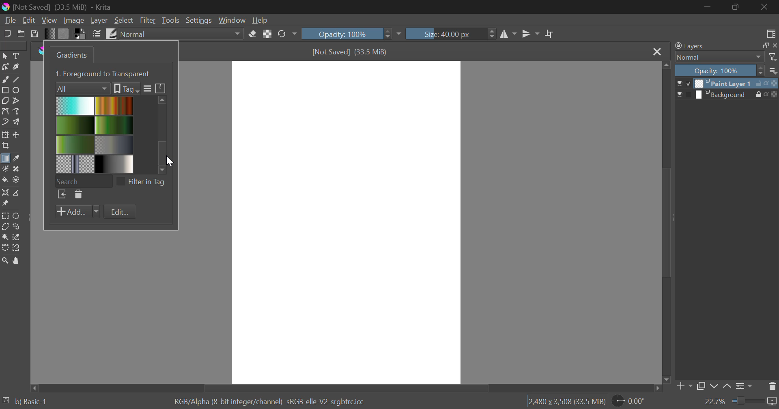 This screenshot has height=409, width=779. Describe the element at coordinates (714, 387) in the screenshot. I see `Move Layer Down` at that location.